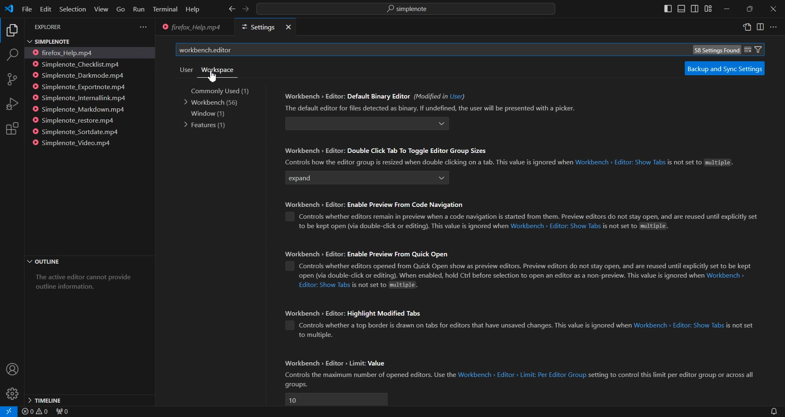  I want to click on Community used, so click(226, 91).